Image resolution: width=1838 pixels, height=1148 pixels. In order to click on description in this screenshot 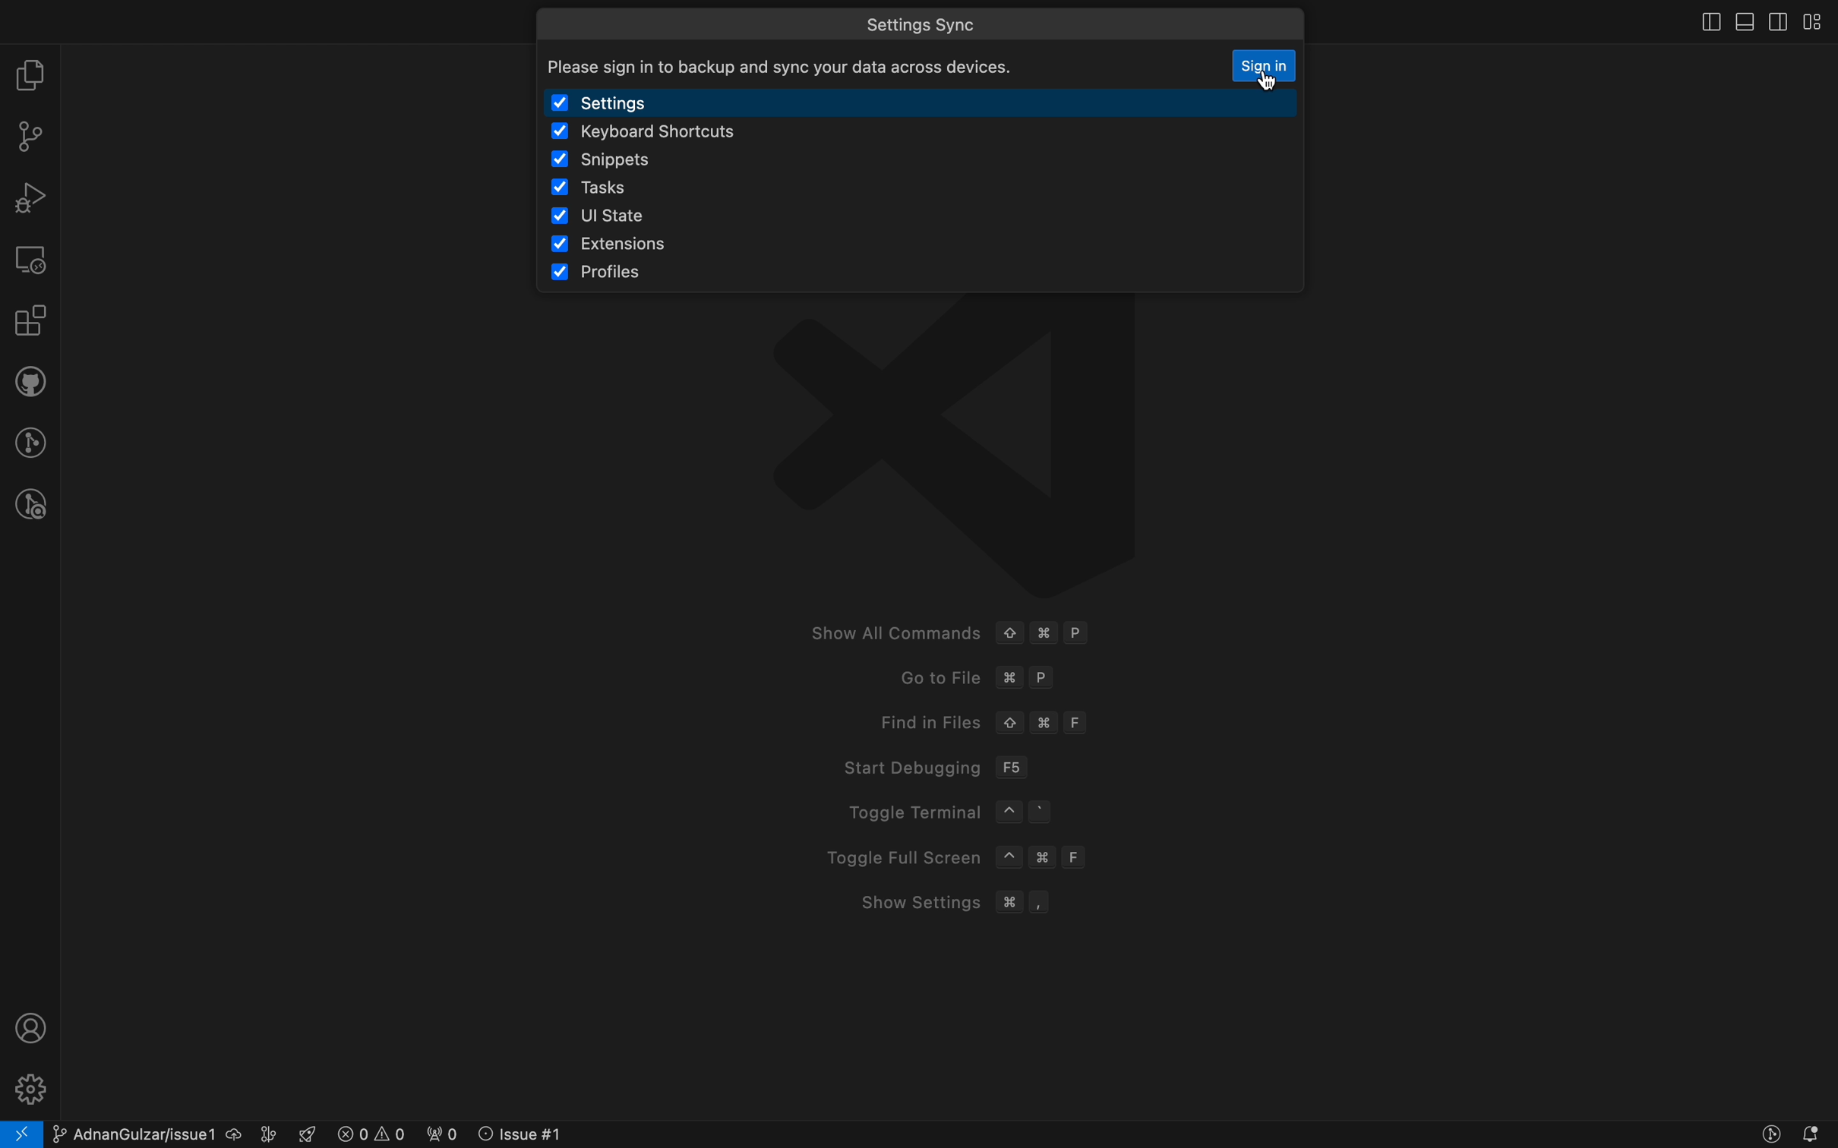, I will do `click(804, 65)`.